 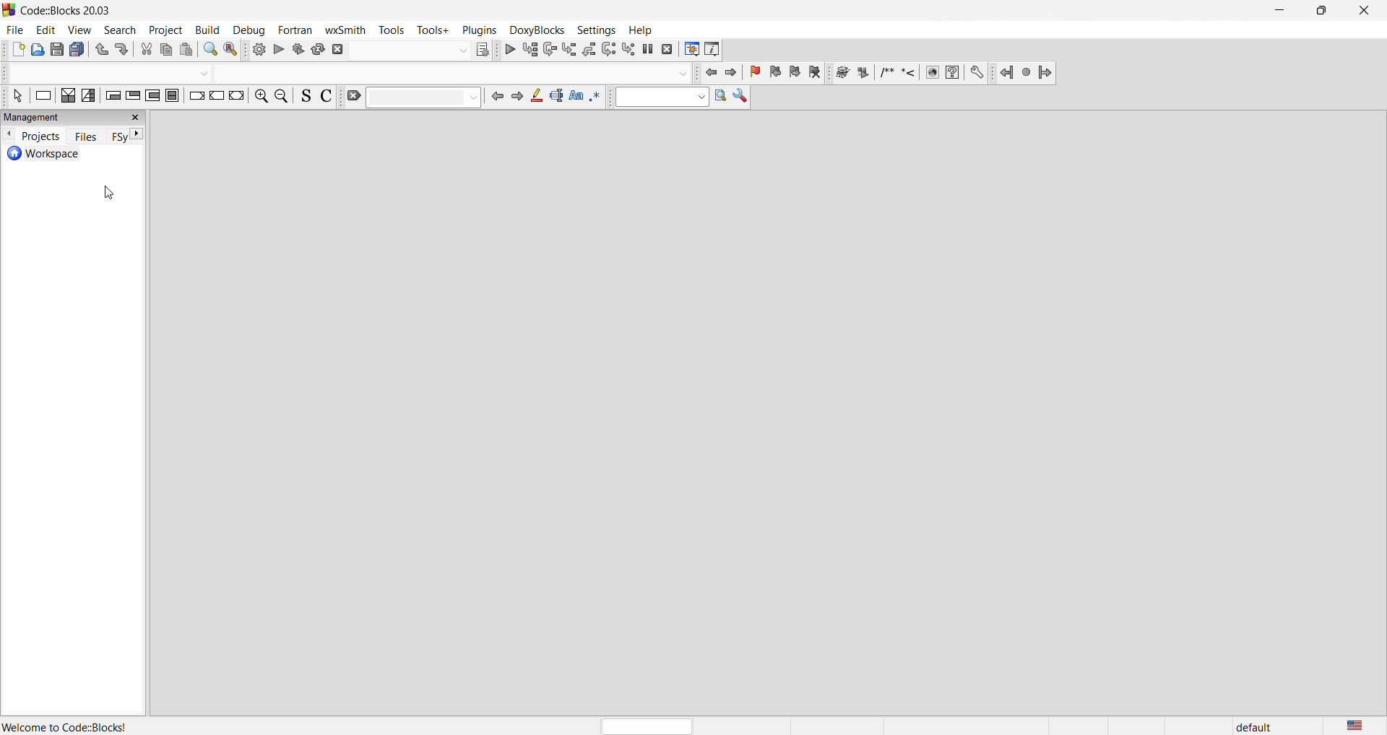 What do you see at coordinates (217, 97) in the screenshot?
I see `continue instruction` at bounding box center [217, 97].